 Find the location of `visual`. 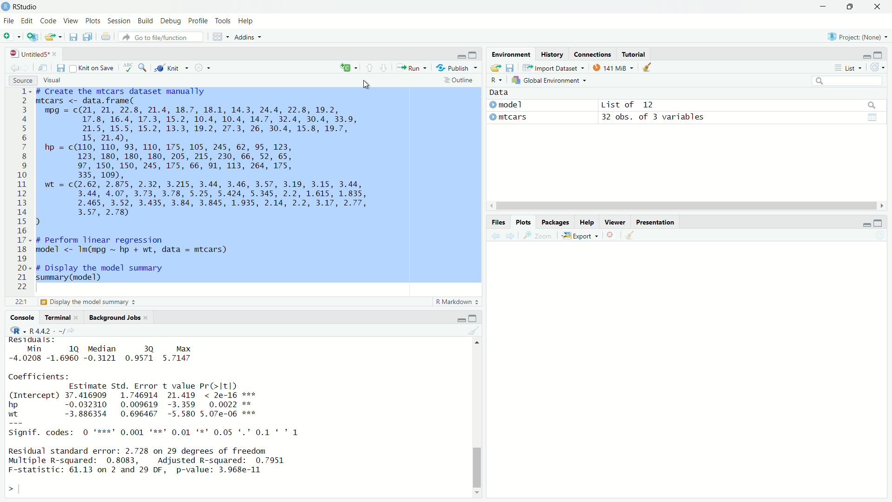

visual is located at coordinates (52, 79).